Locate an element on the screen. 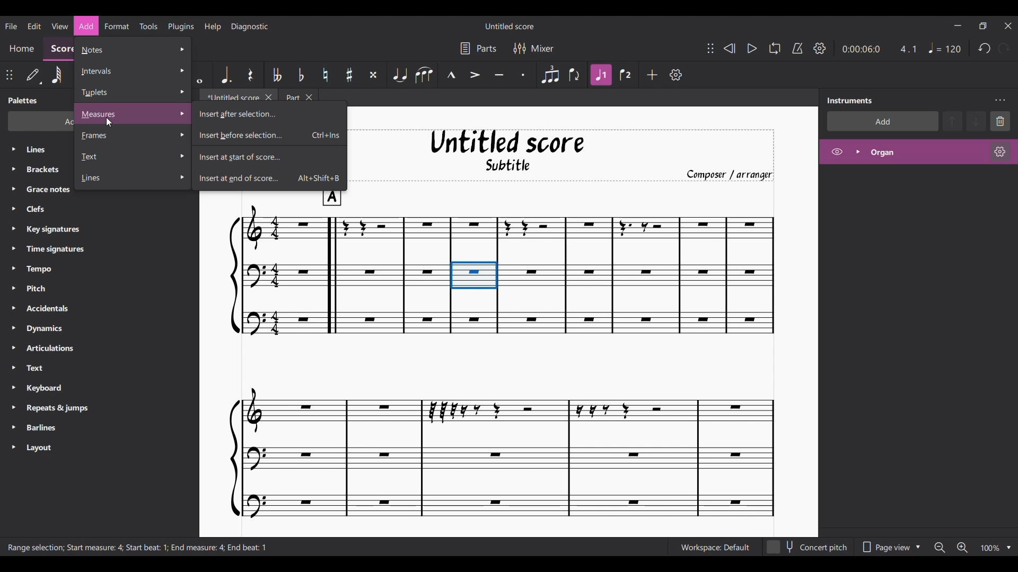 The image size is (1018, 572). Minimize is located at coordinates (958, 25).